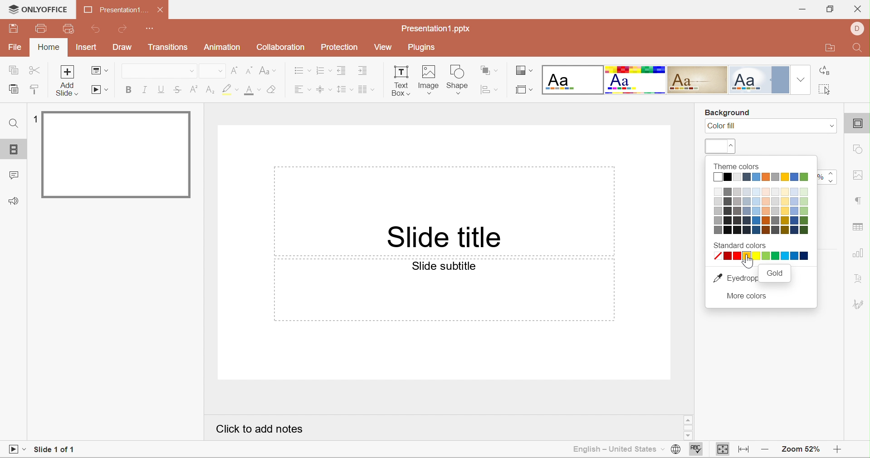 The height and width of the screenshot is (458, 870). I want to click on Zoom out, so click(766, 450).